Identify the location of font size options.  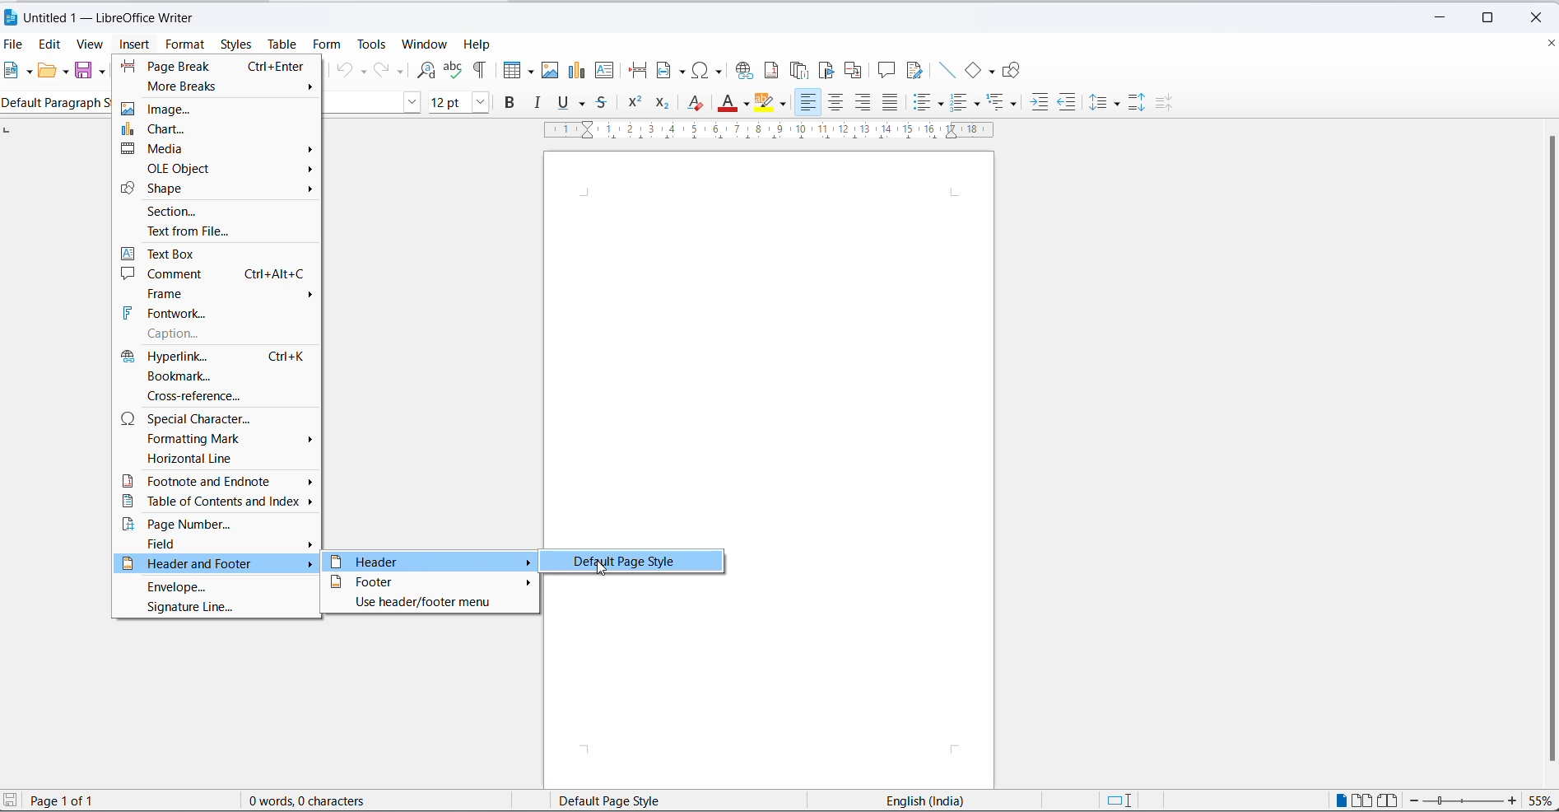
(477, 103).